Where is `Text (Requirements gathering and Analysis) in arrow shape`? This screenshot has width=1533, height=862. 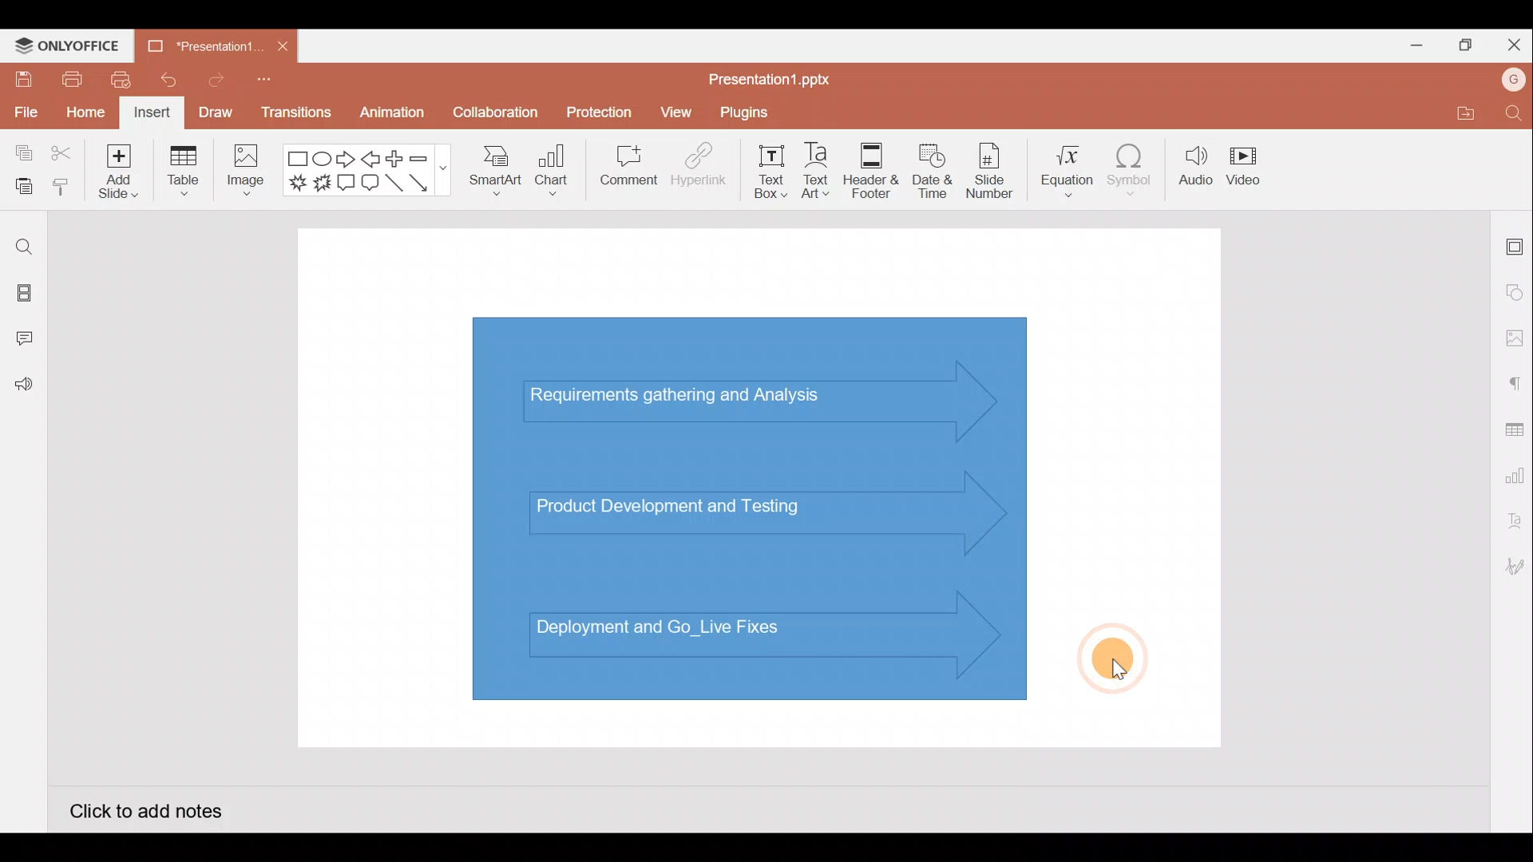
Text (Requirements gathering and Analysis) in arrow shape is located at coordinates (689, 398).